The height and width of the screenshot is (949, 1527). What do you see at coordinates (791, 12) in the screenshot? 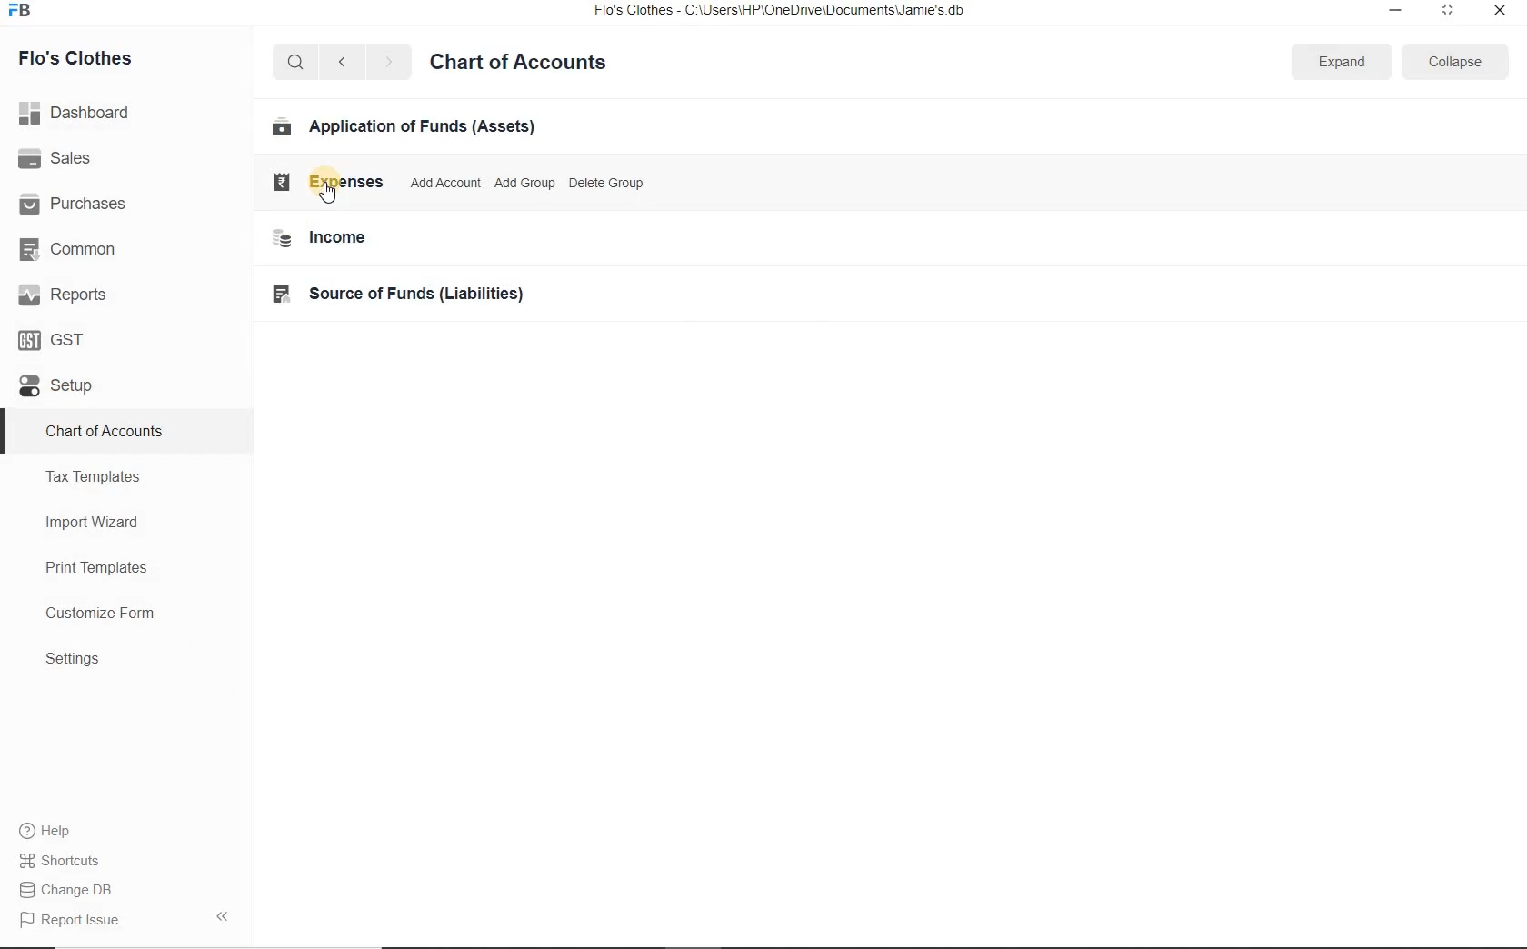
I see `Flo's Clothes - C:\Users\HP\OneDrive\Documents\Jamie's db` at bounding box center [791, 12].